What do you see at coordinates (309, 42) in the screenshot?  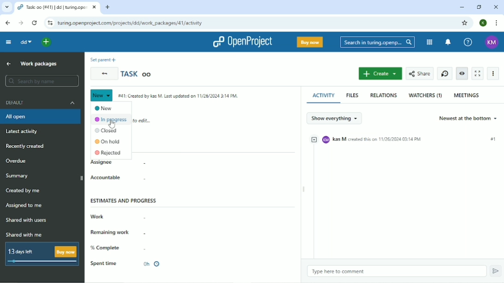 I see `Buy now` at bounding box center [309, 42].